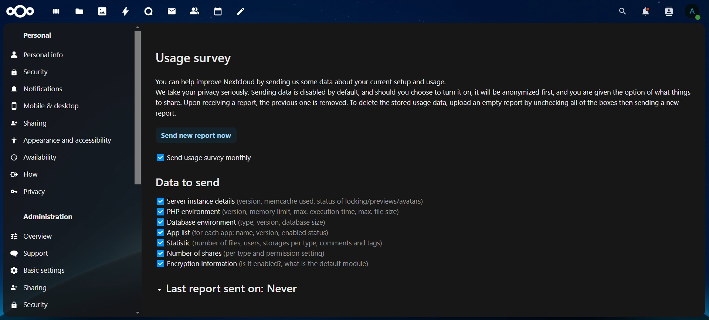 The height and width of the screenshot is (320, 709). Describe the element at coordinates (212, 159) in the screenshot. I see `send usage survey monthly` at that location.